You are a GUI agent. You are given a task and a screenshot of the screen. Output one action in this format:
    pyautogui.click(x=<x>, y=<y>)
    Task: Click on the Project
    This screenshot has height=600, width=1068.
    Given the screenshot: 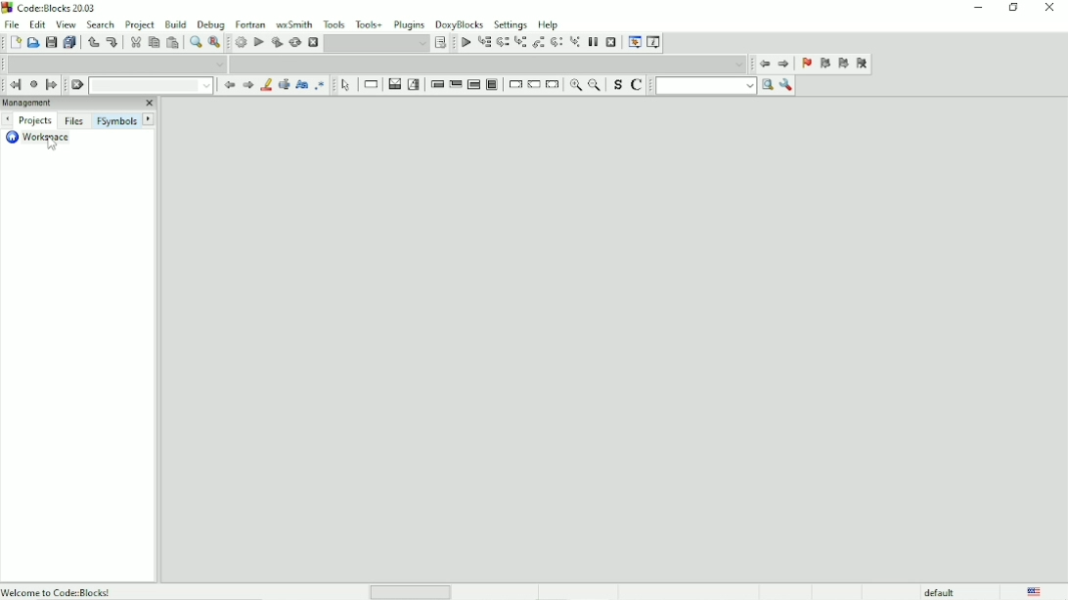 What is the action you would take?
    pyautogui.click(x=141, y=24)
    